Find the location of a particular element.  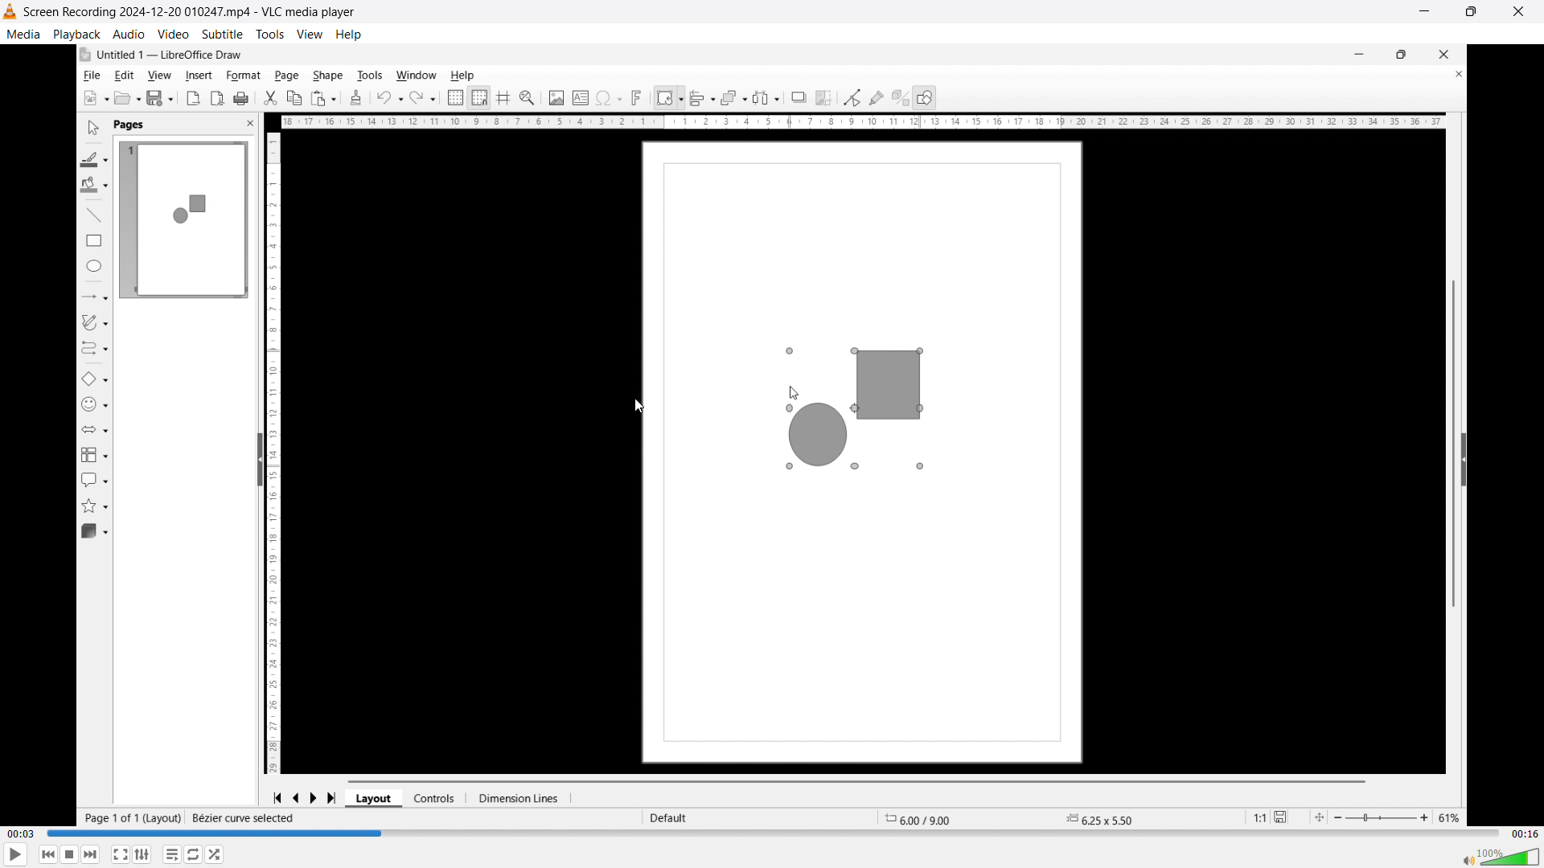

Screen Recording 2024-12-20 010247.mp4 - VLC media player is located at coordinates (184, 12).